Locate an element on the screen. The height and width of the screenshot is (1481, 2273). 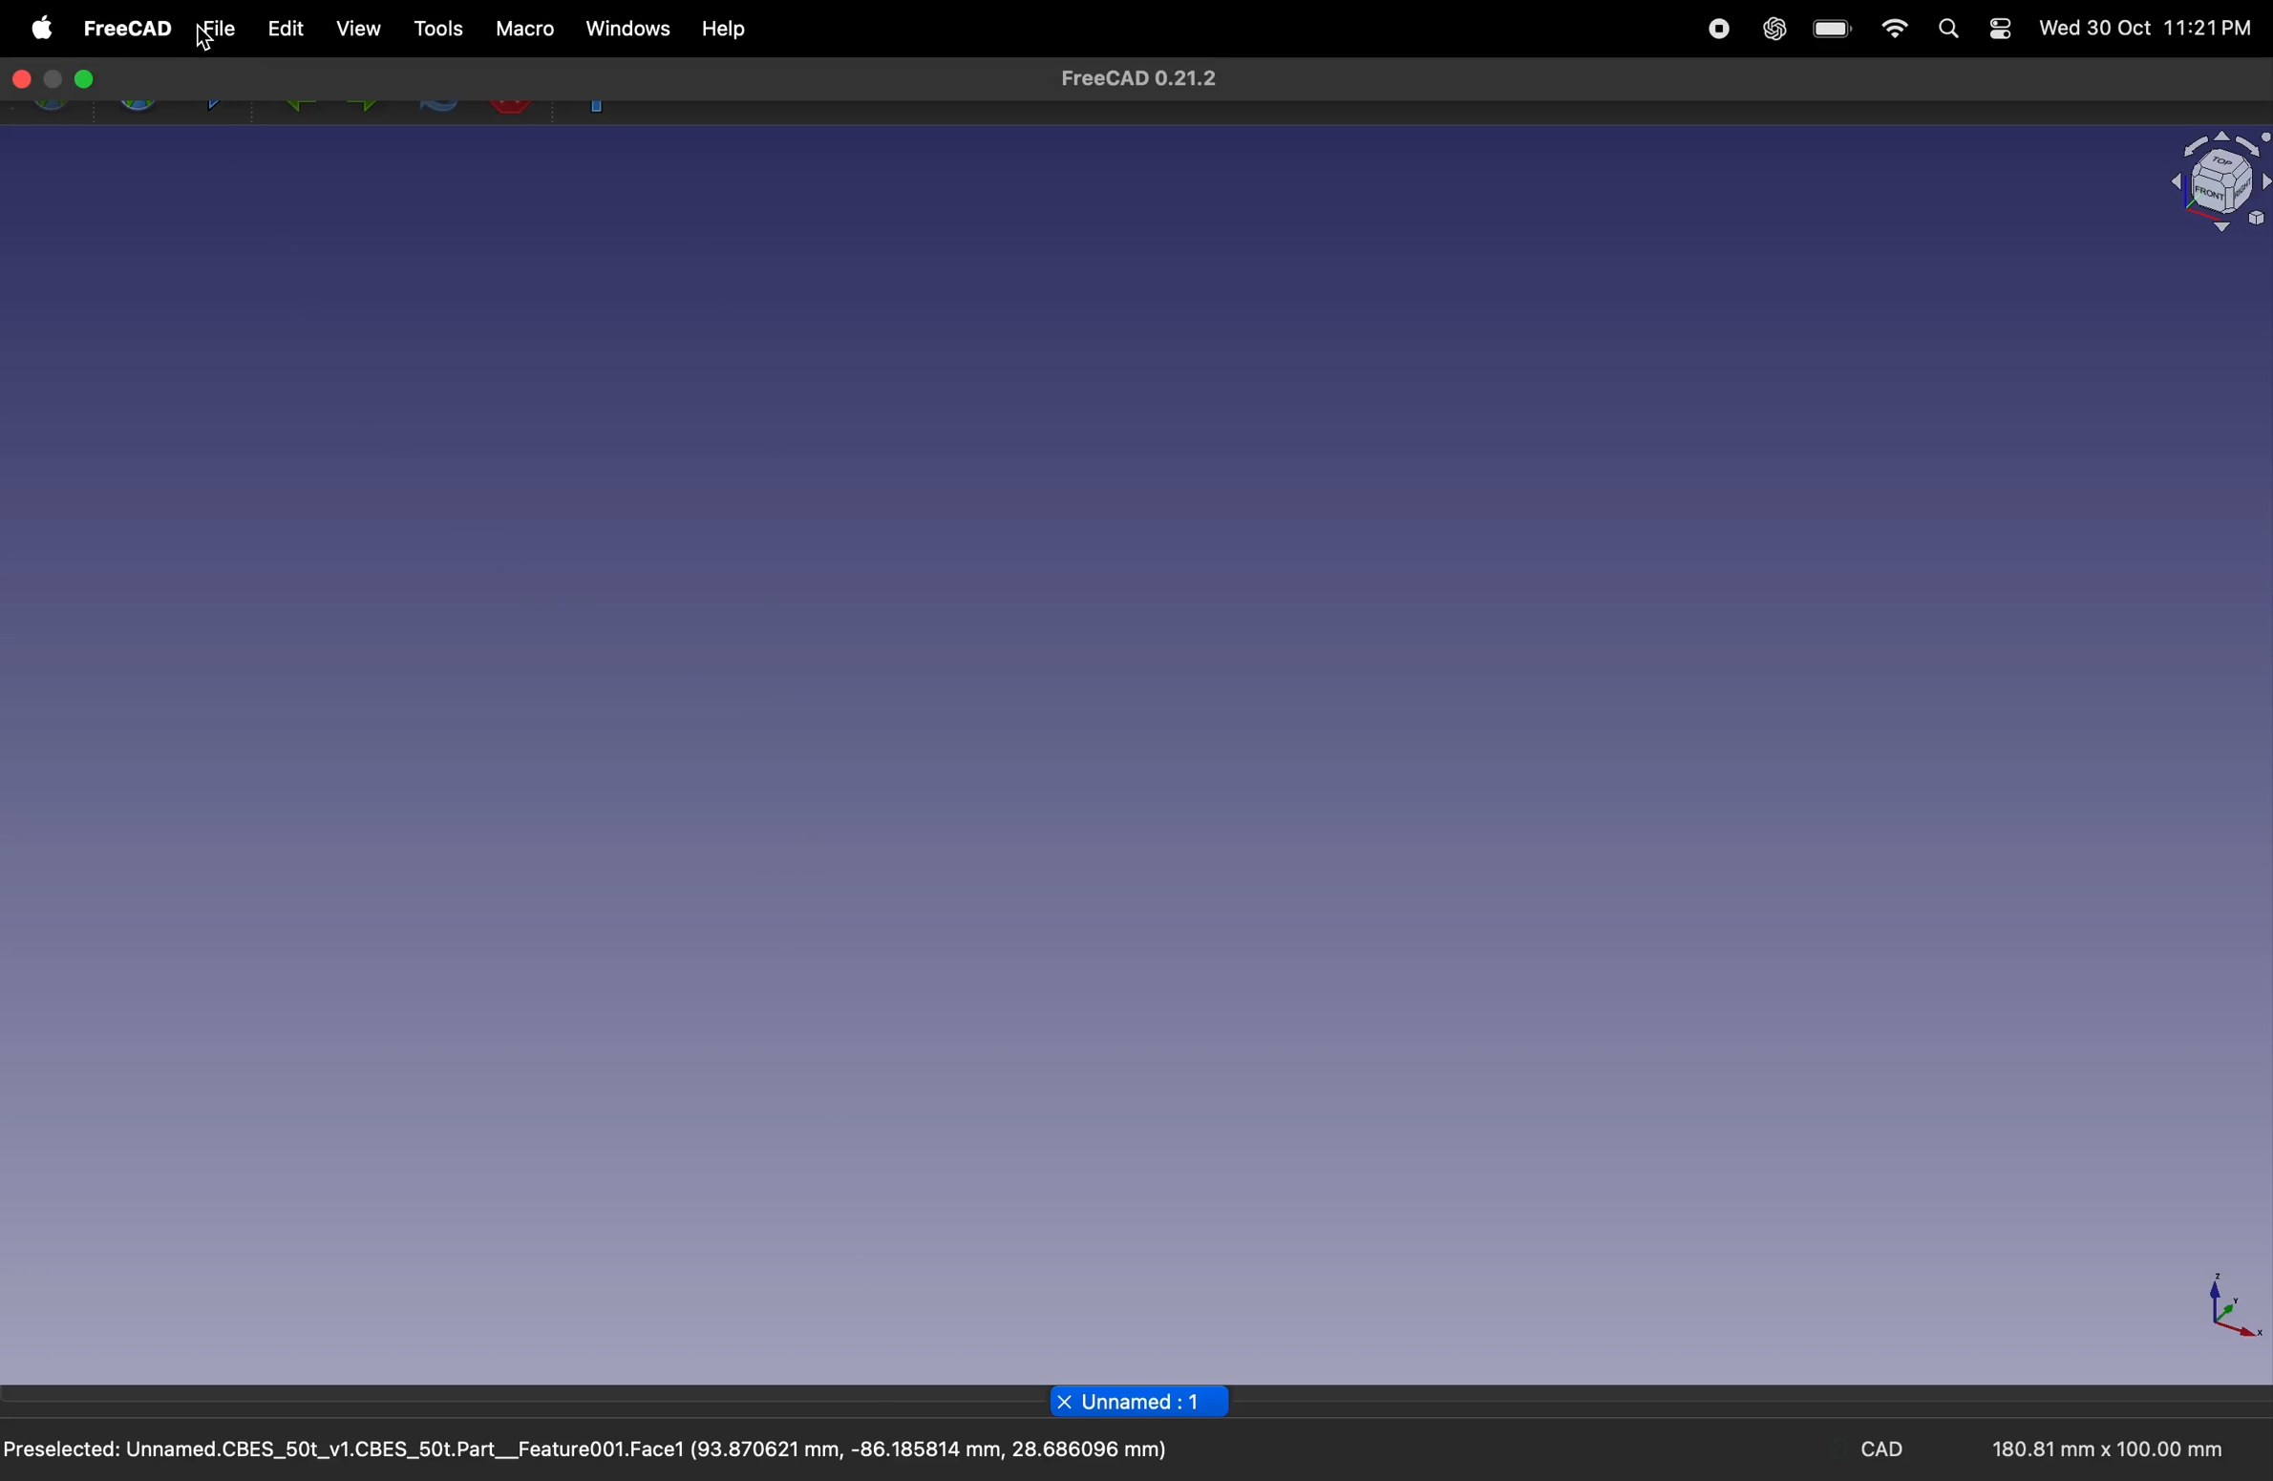
180.81 mm x 100.00 mm is located at coordinates (2100, 1449).